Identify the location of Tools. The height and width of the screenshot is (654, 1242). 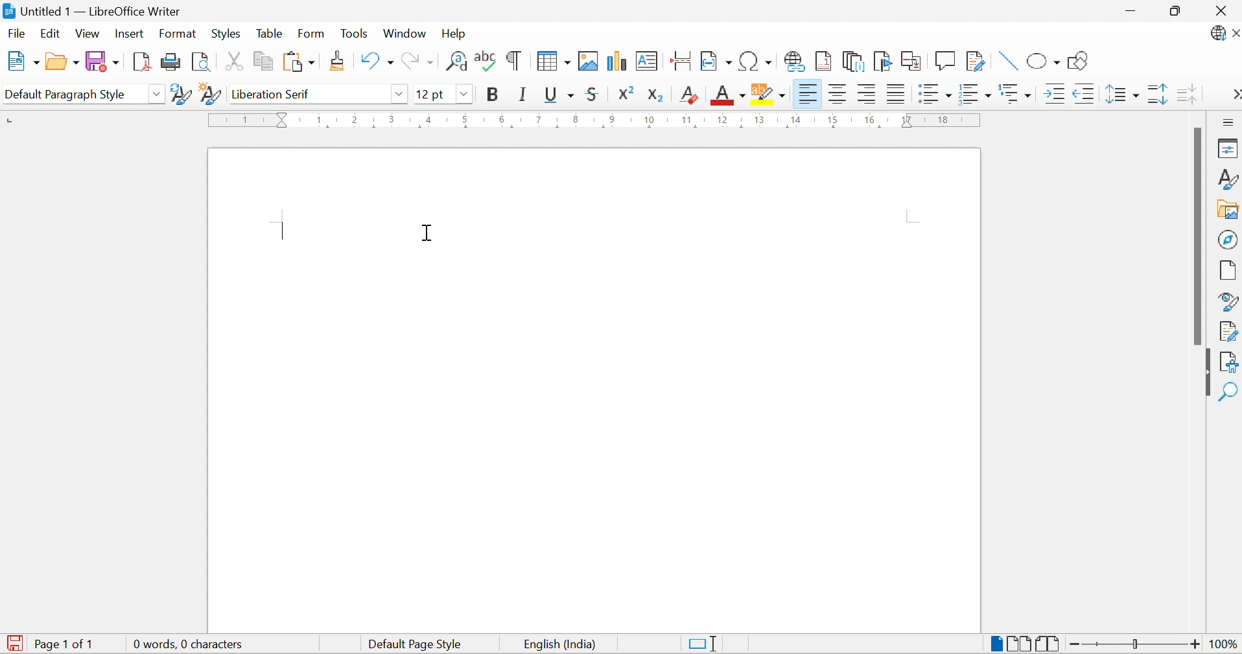
(353, 32).